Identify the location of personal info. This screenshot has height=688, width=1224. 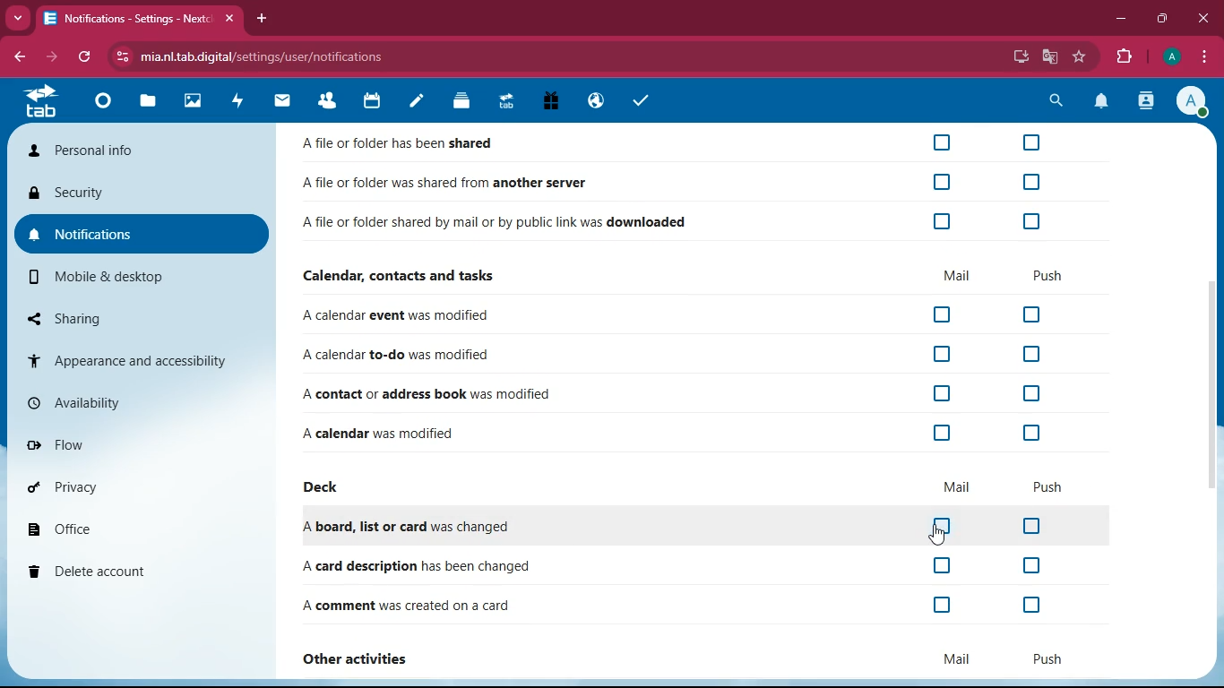
(142, 150).